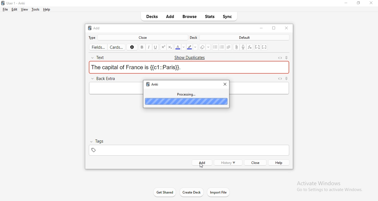 The image size is (378, 201). Describe the element at coordinates (194, 38) in the screenshot. I see `deck` at that location.